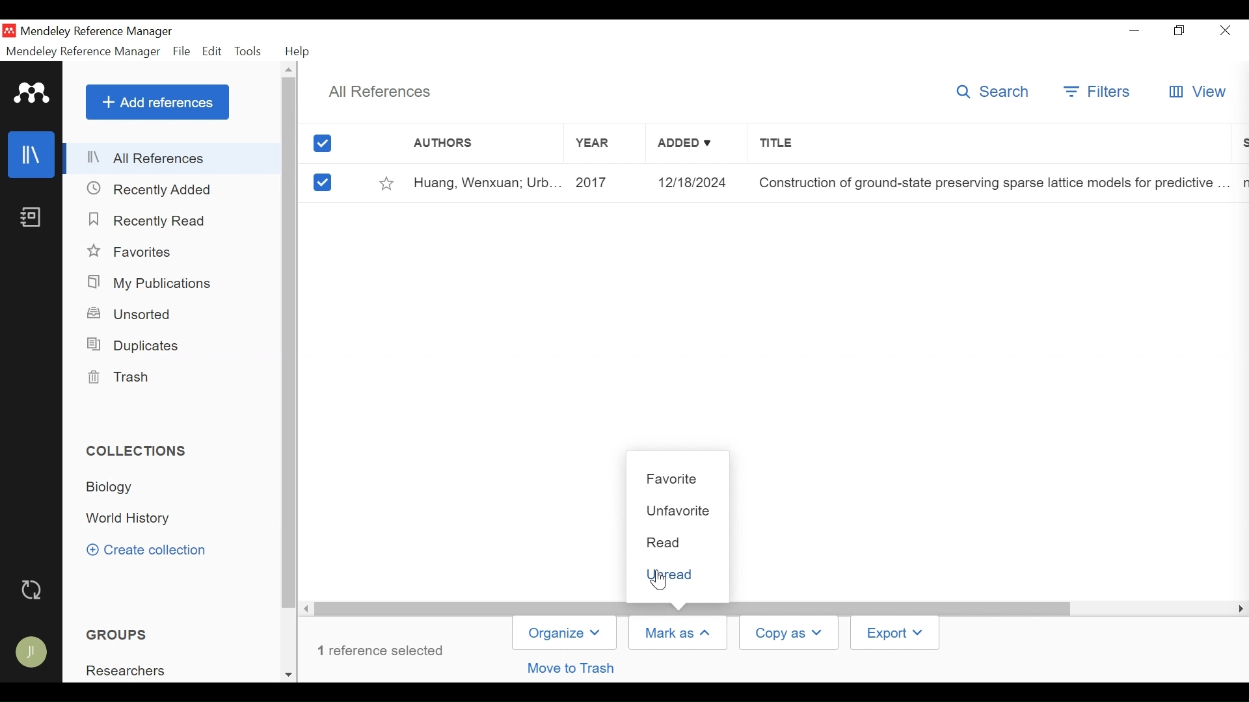  I want to click on Vertical Scroll bar, so click(693, 607).